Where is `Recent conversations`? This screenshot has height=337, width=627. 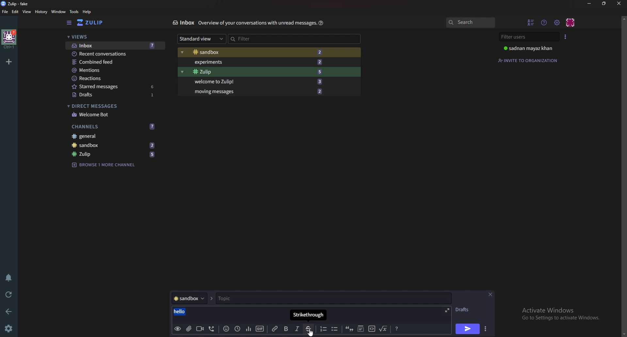 Recent conversations is located at coordinates (118, 54).